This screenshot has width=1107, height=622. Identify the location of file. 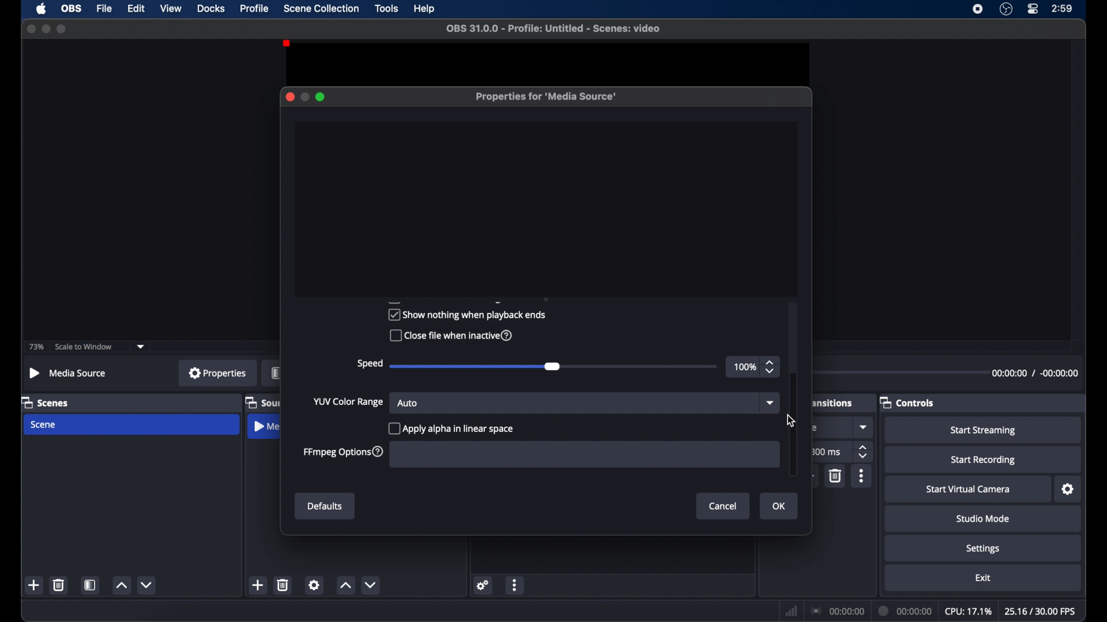
(105, 9).